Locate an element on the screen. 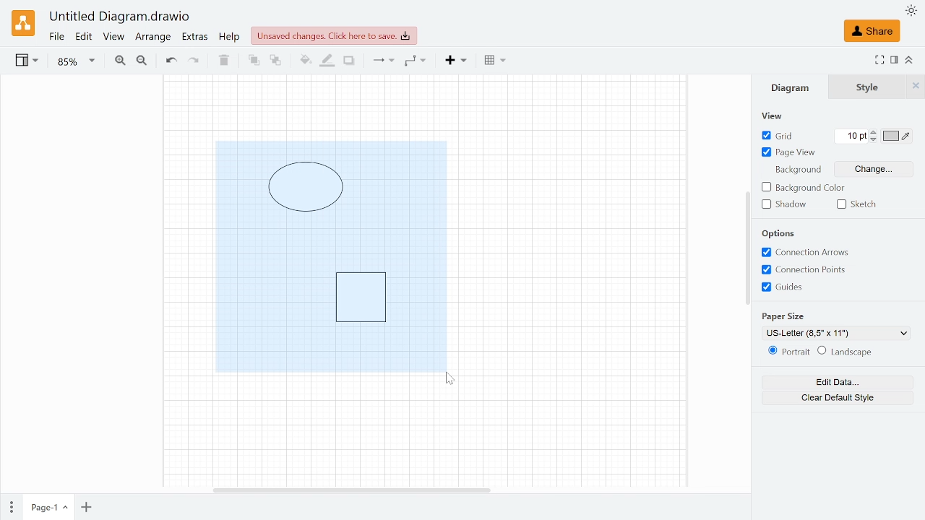 This screenshot has height=520, width=925. Table is located at coordinates (495, 62).